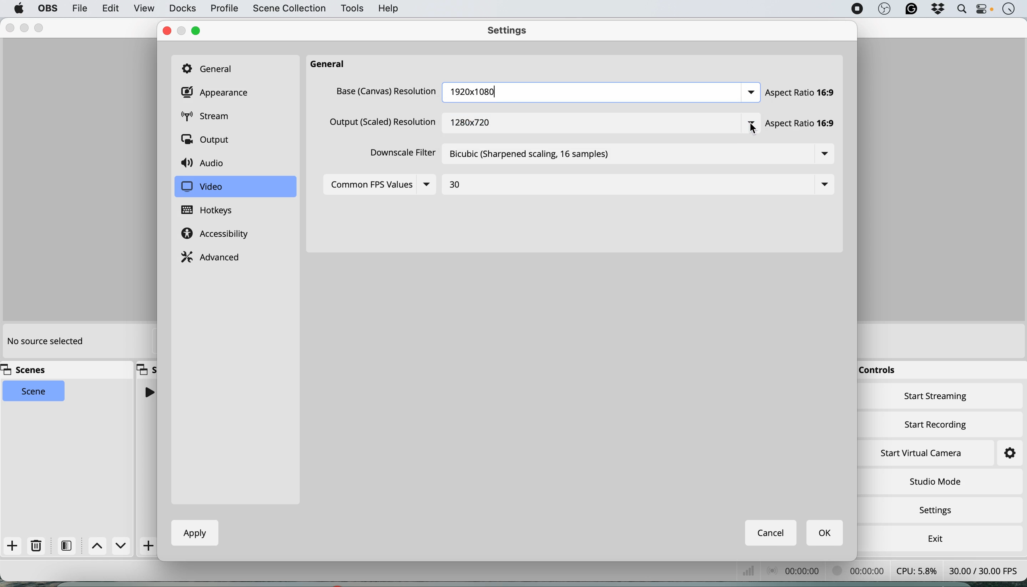 This screenshot has height=587, width=1027. What do you see at coordinates (796, 570) in the screenshot?
I see `cpu usage` at bounding box center [796, 570].